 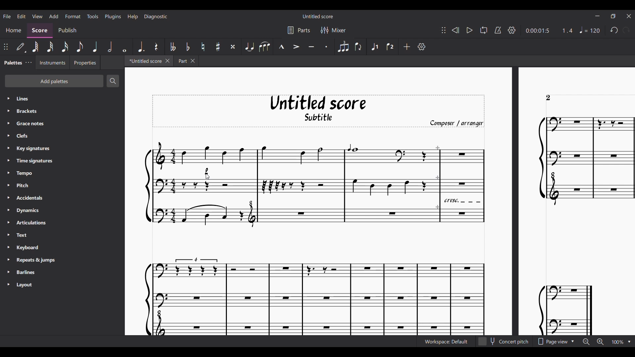 I want to click on Diagnostic menu, so click(x=156, y=17).